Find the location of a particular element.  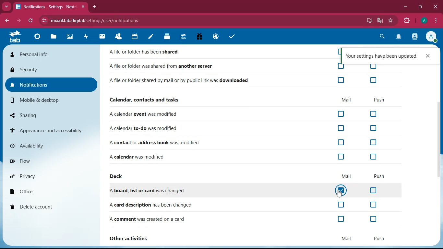

off is located at coordinates (341, 80).